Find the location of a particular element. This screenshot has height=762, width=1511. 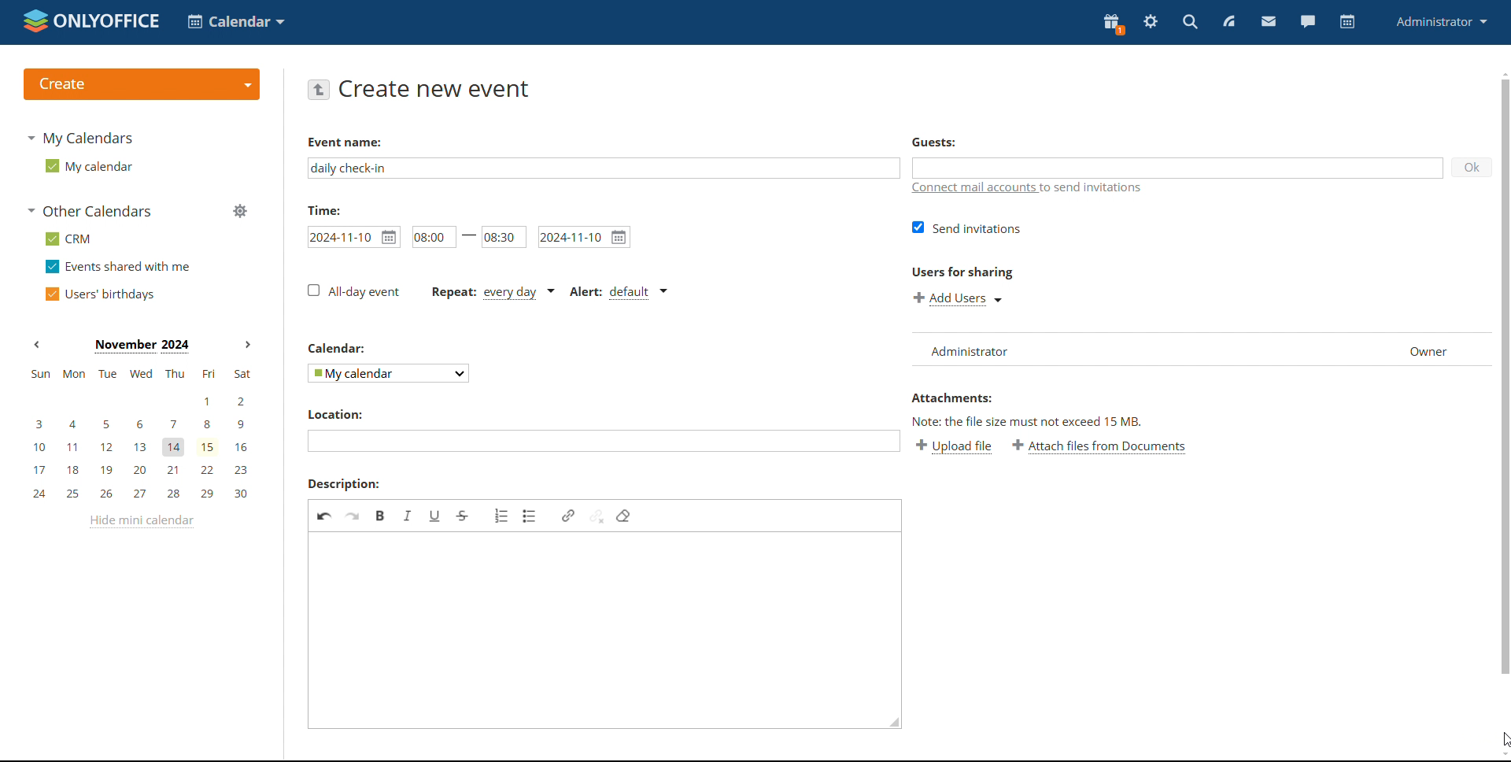

time: is located at coordinates (330, 210).